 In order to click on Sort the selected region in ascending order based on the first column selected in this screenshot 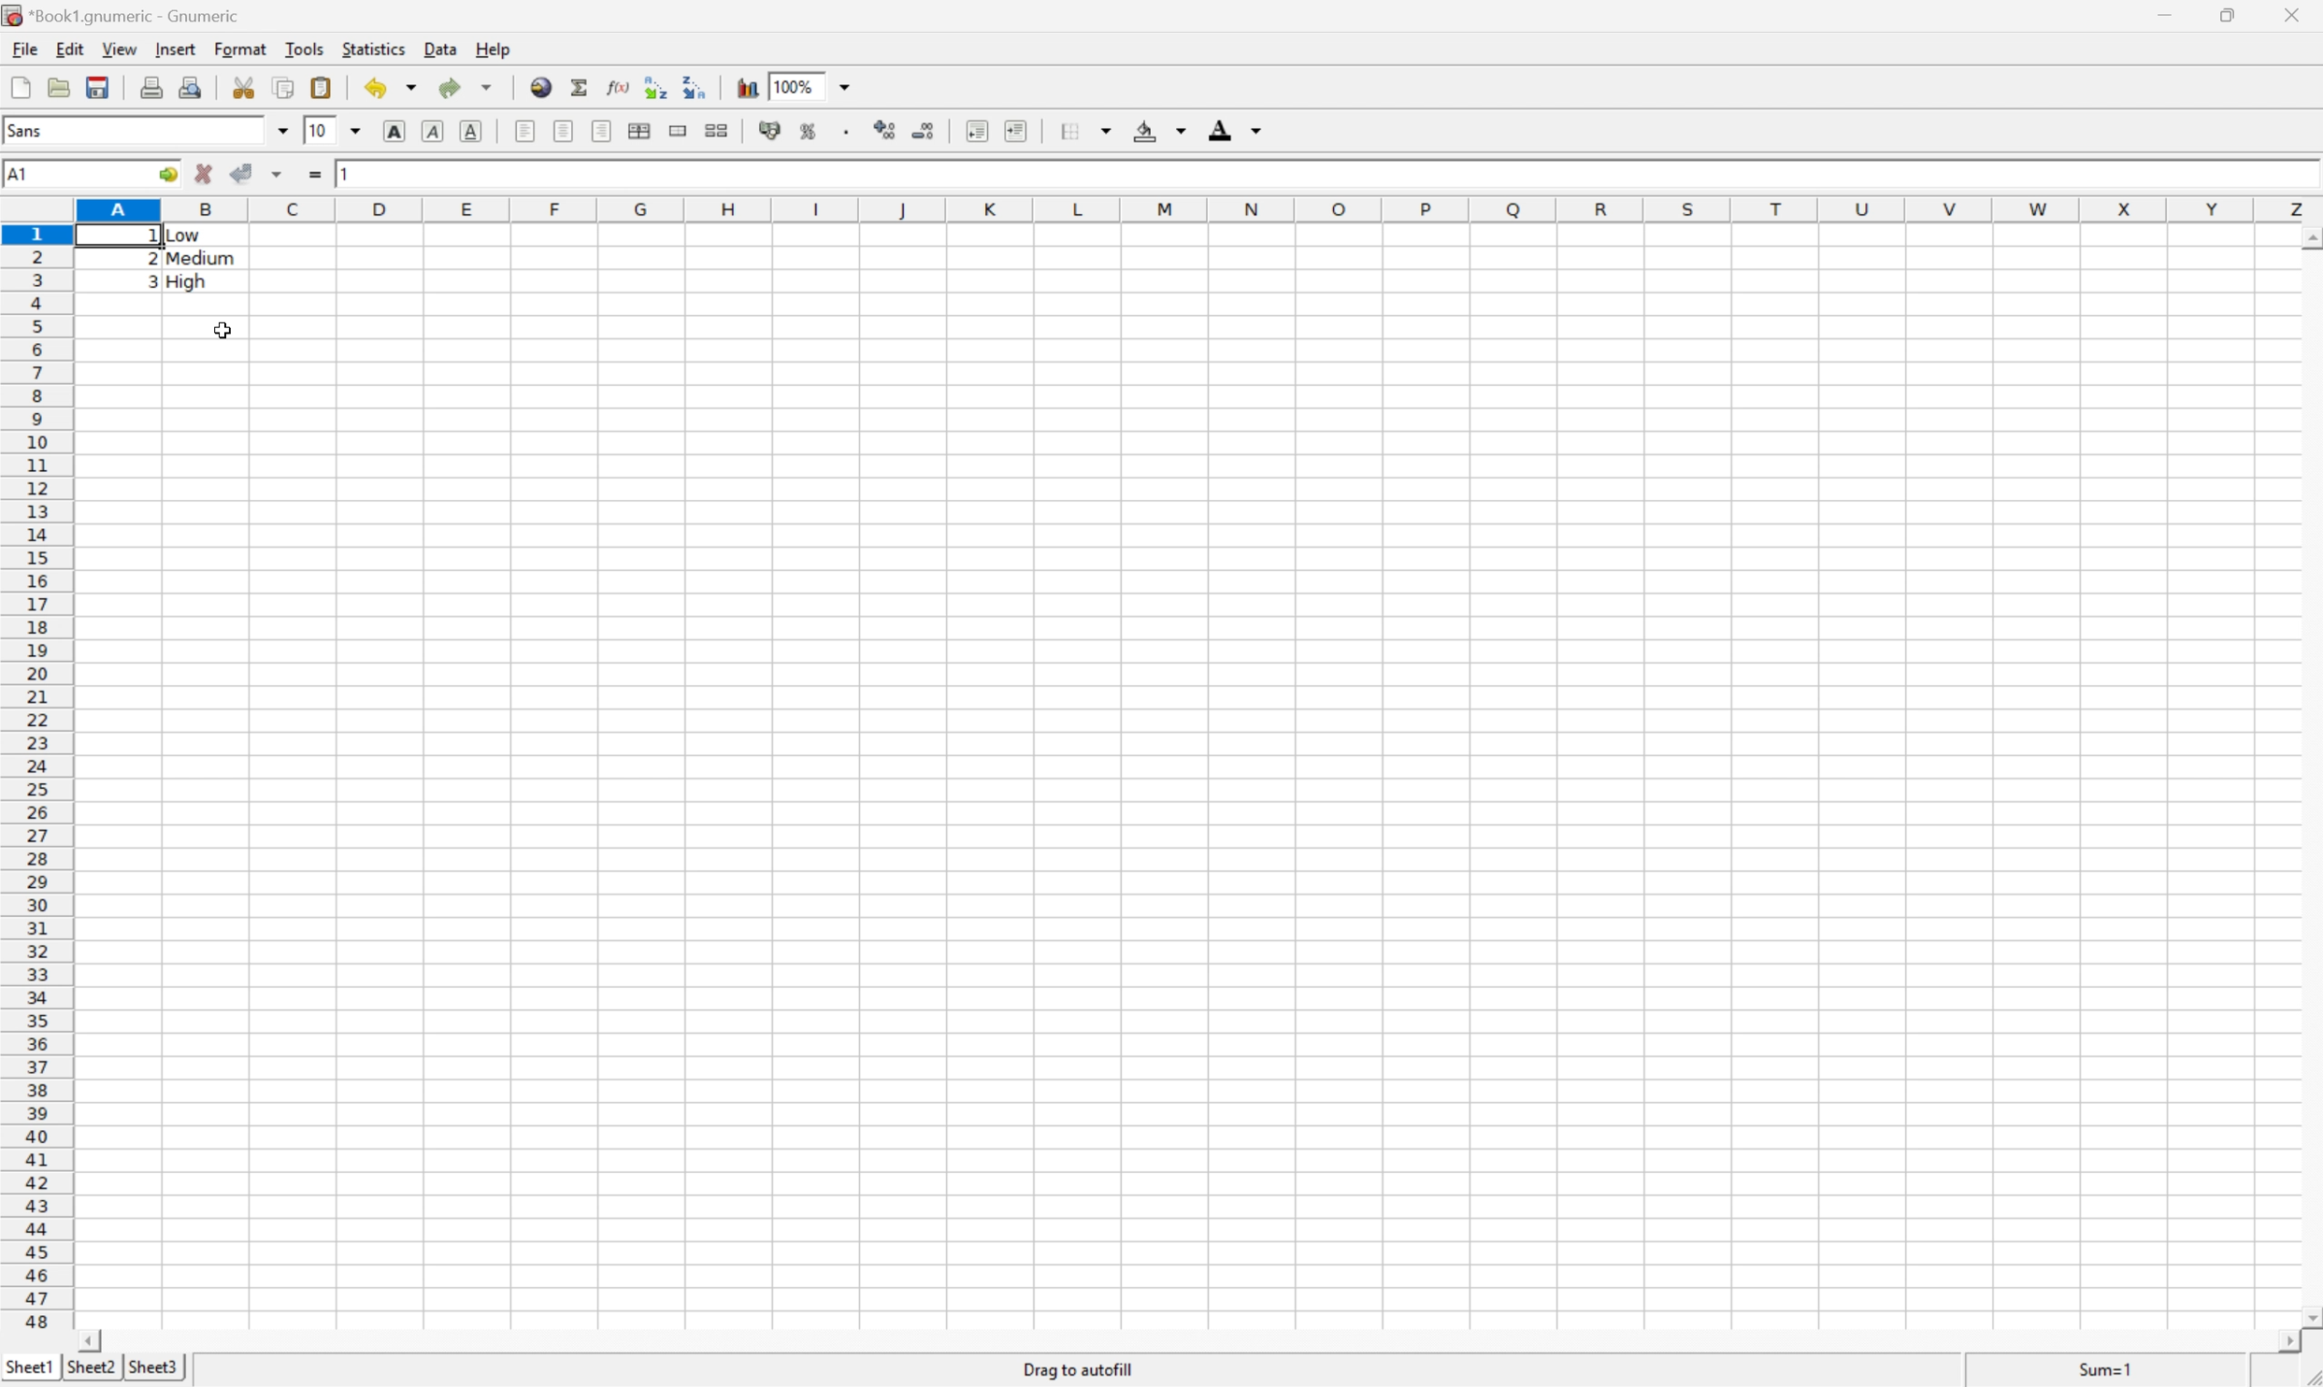, I will do `click(656, 88)`.